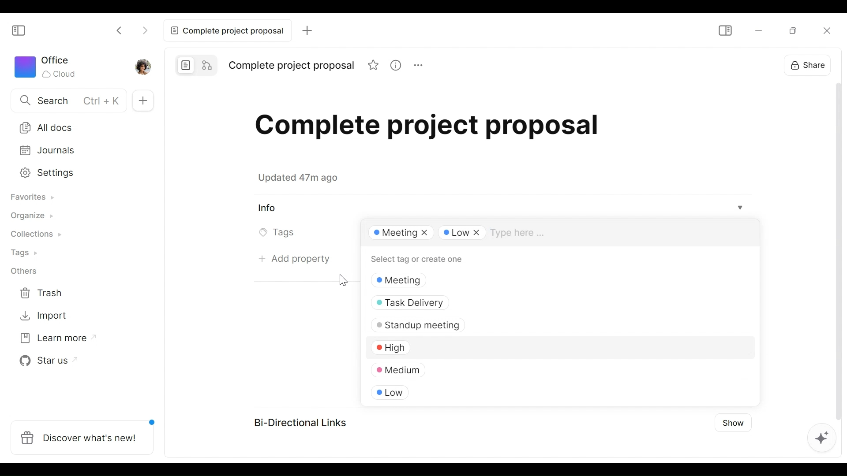 Image resolution: width=847 pixels, height=476 pixels. I want to click on Updated 47m ago, so click(303, 179).